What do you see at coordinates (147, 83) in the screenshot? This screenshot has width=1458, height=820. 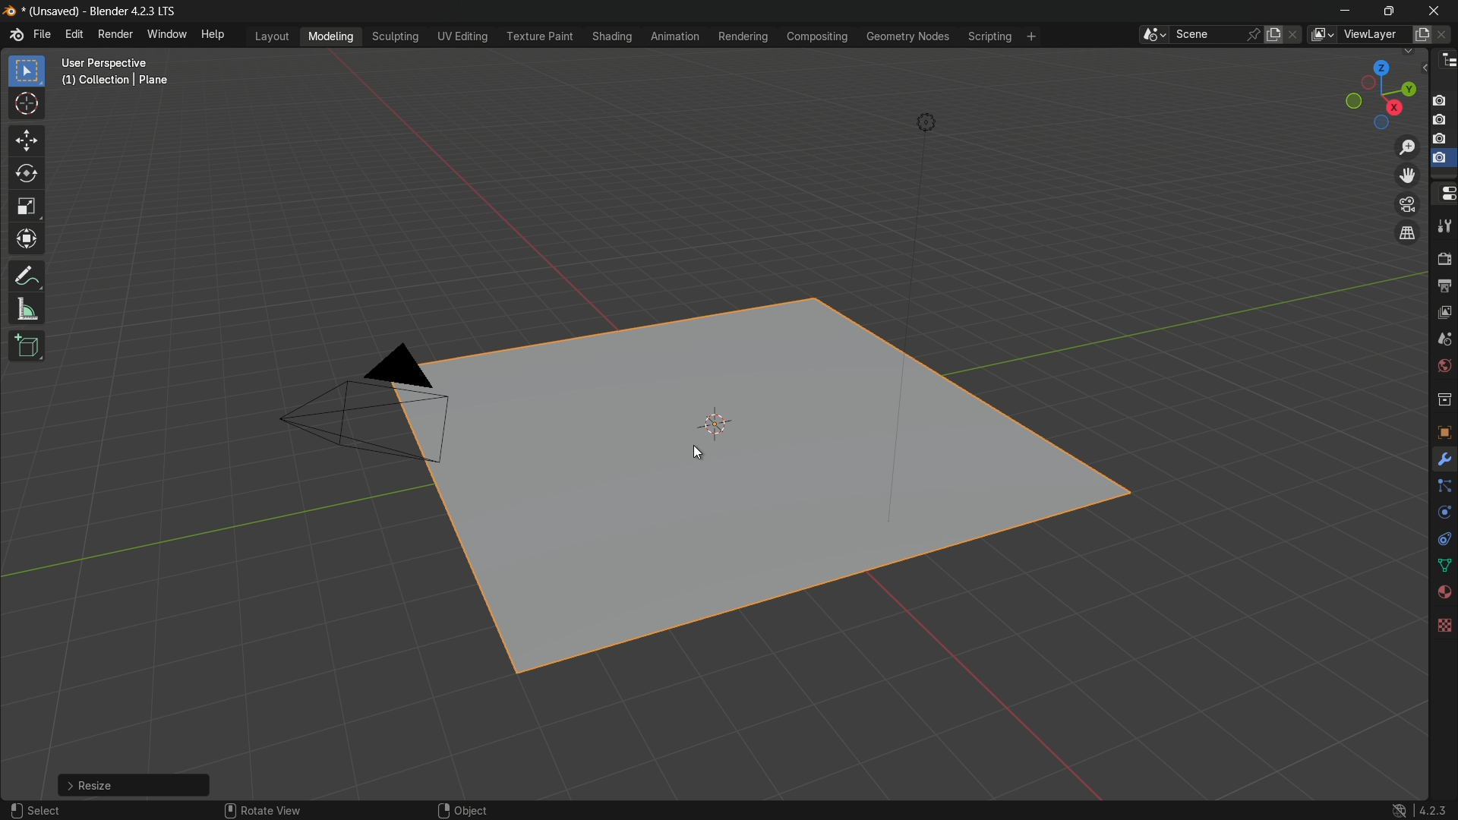 I see `user perspective (1) collection | plane` at bounding box center [147, 83].